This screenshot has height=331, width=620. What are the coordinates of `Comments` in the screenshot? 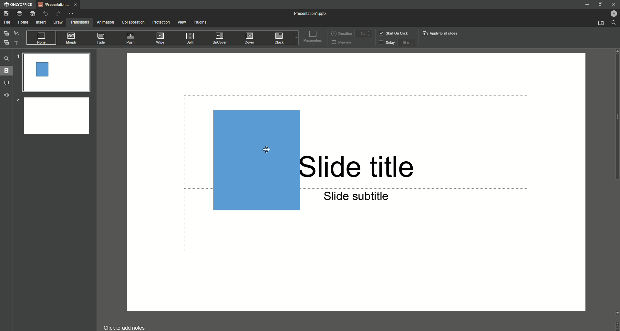 It's located at (8, 83).